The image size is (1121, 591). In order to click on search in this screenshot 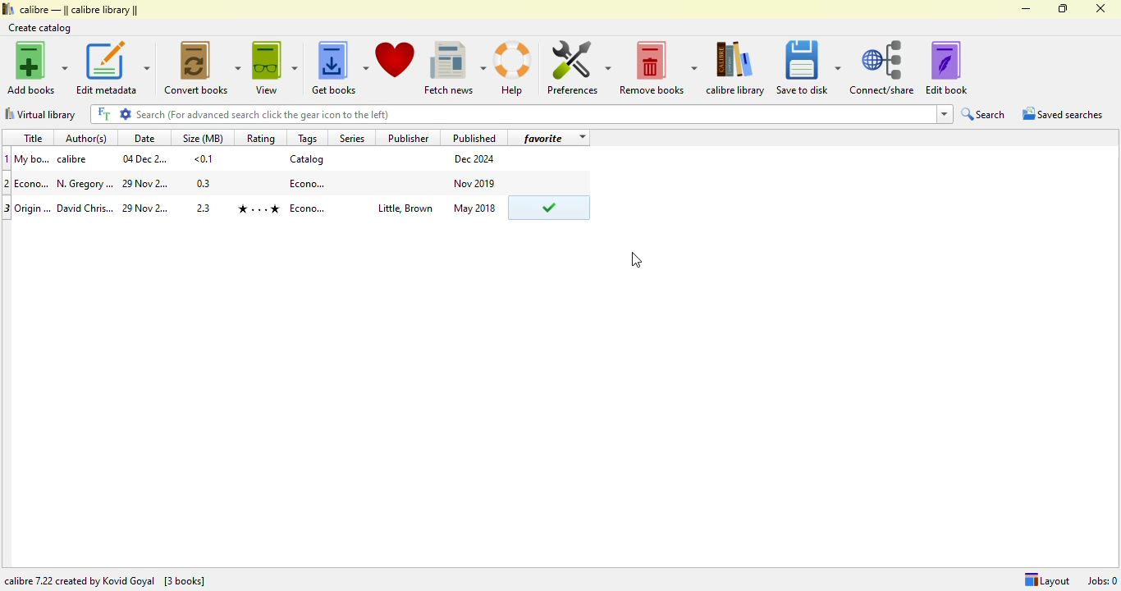, I will do `click(533, 114)`.